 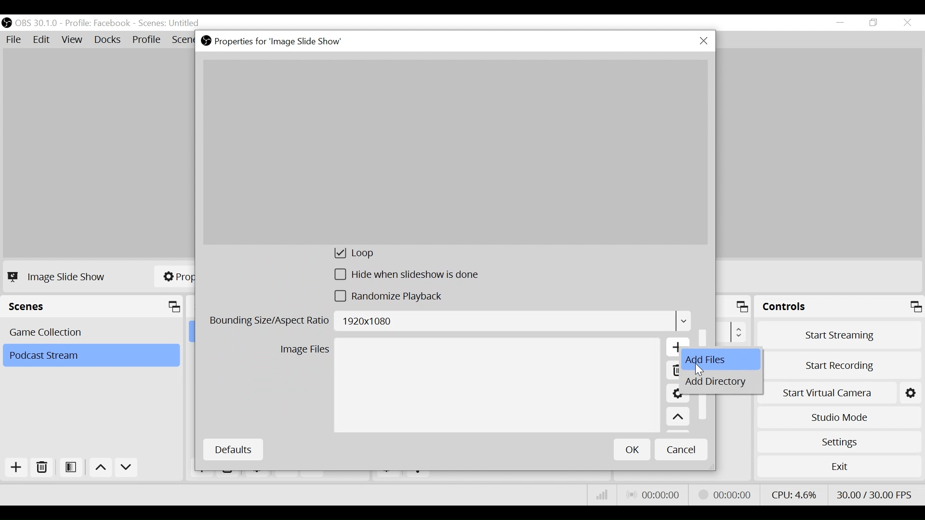 I want to click on Properties for Image Slideshow, so click(x=274, y=41).